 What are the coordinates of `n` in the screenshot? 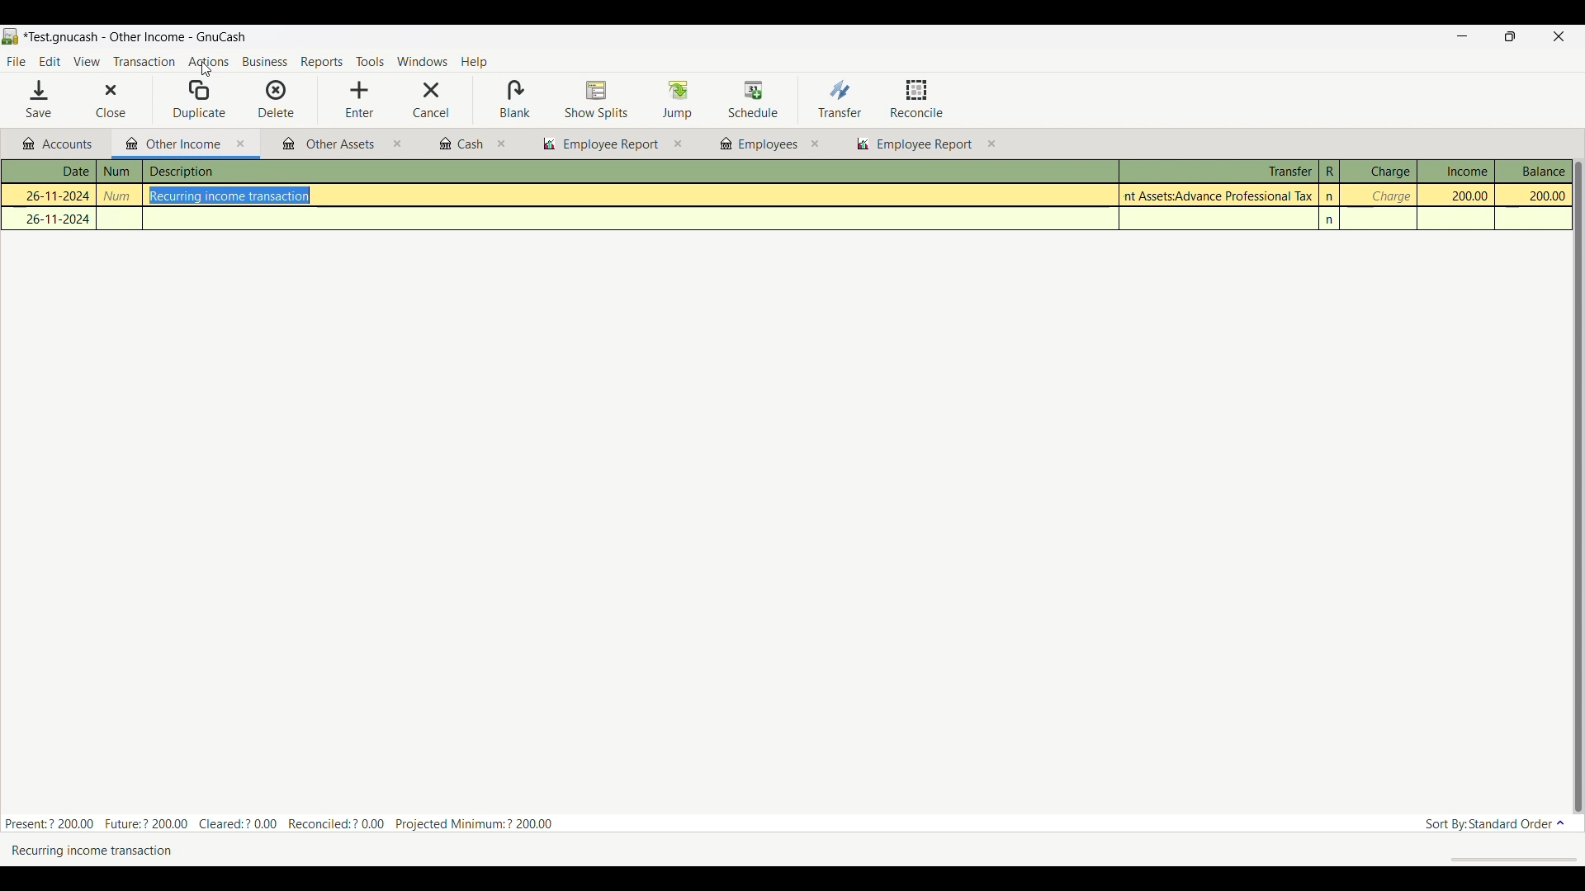 It's located at (1332, 220).